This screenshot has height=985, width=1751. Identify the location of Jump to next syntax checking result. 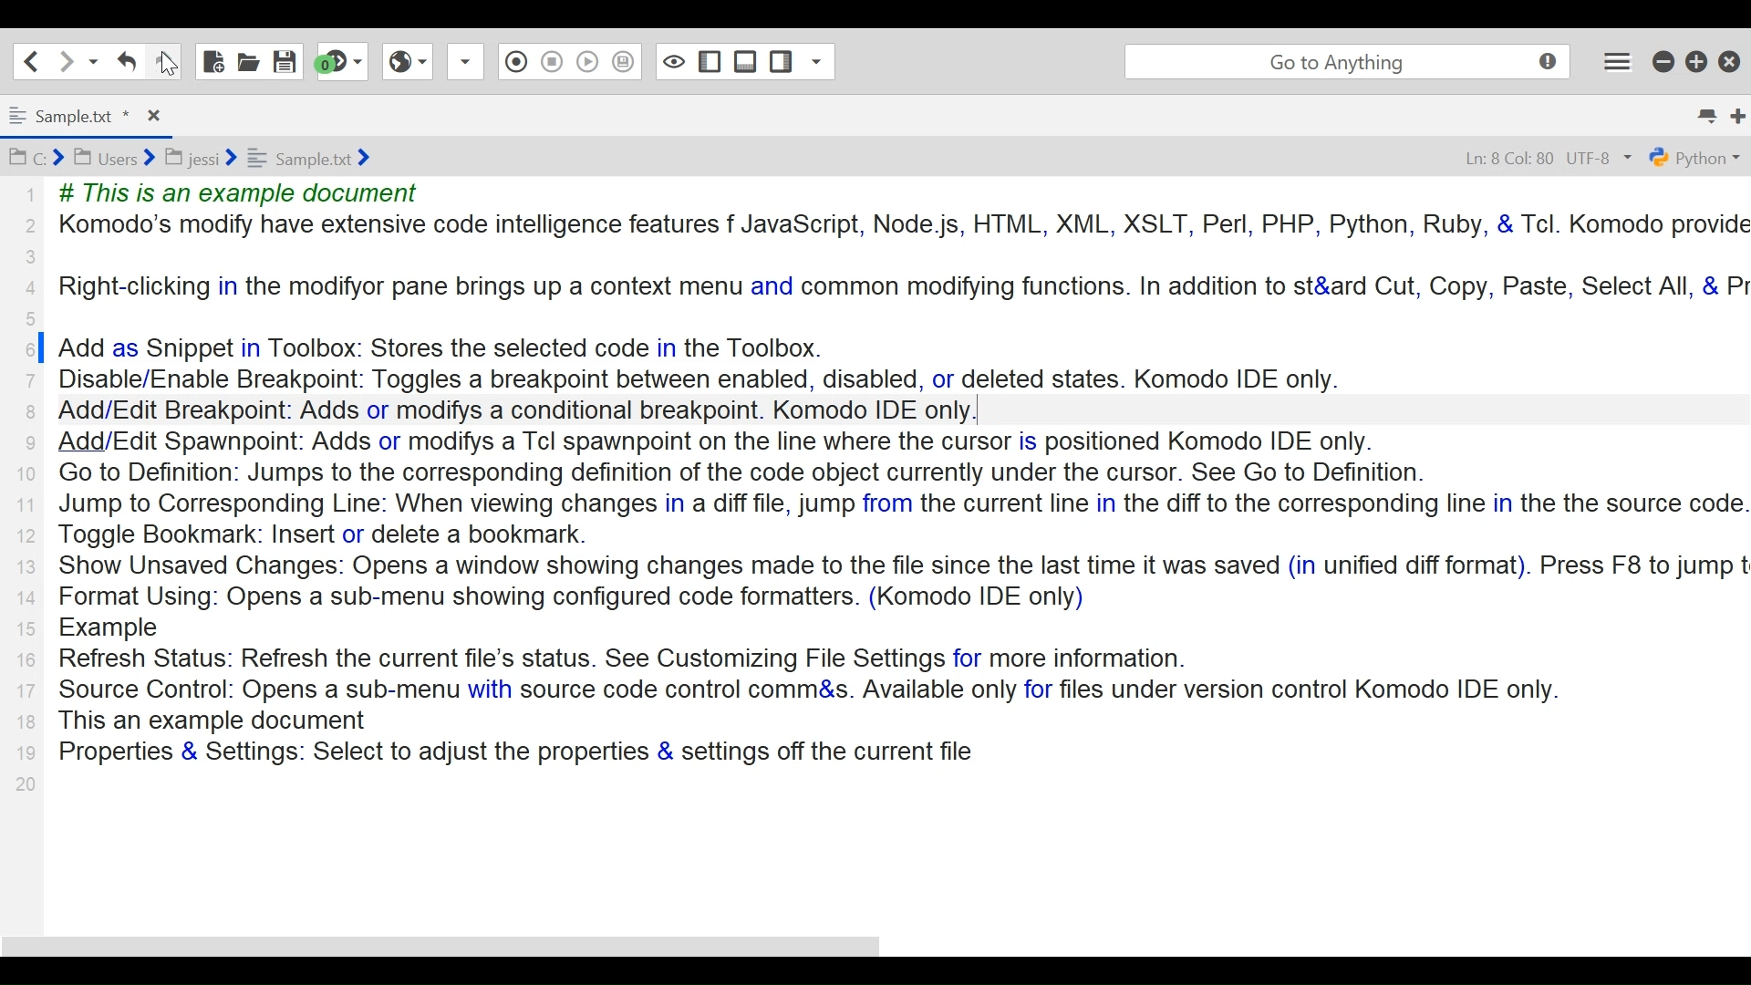
(342, 61).